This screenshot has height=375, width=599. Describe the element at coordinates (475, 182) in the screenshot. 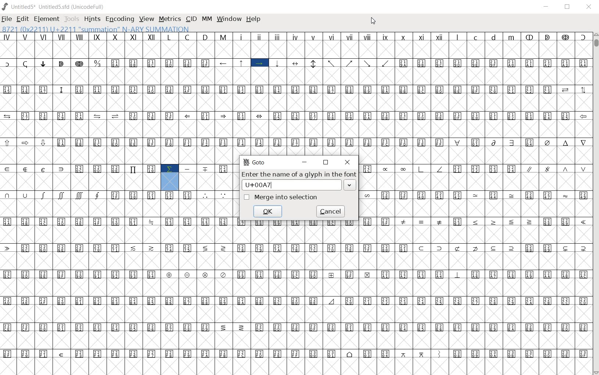

I see `empty cells` at that location.